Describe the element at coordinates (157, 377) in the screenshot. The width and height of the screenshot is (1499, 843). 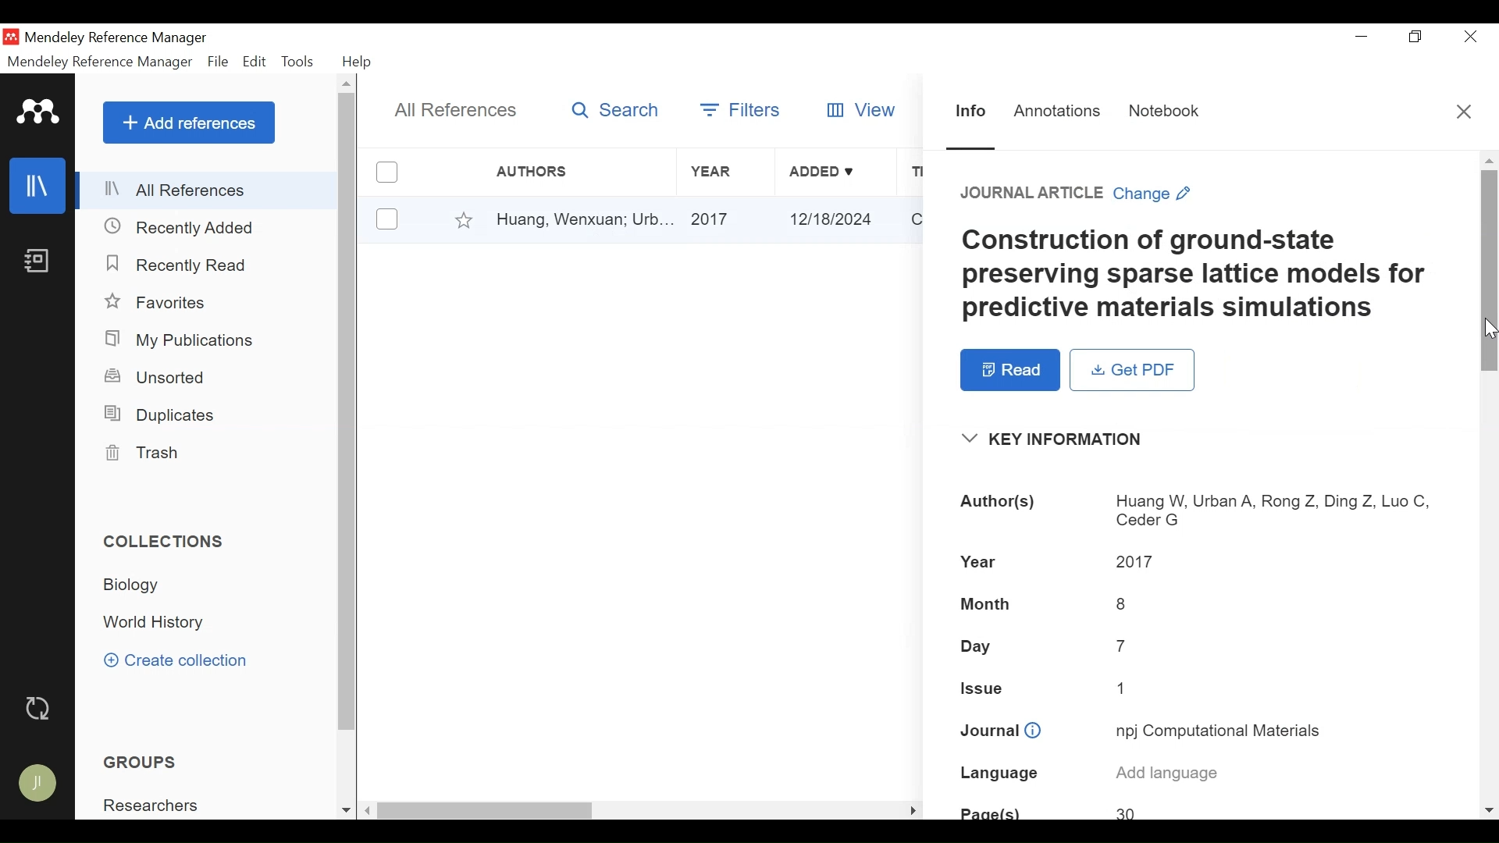
I see `Unsorted` at that location.